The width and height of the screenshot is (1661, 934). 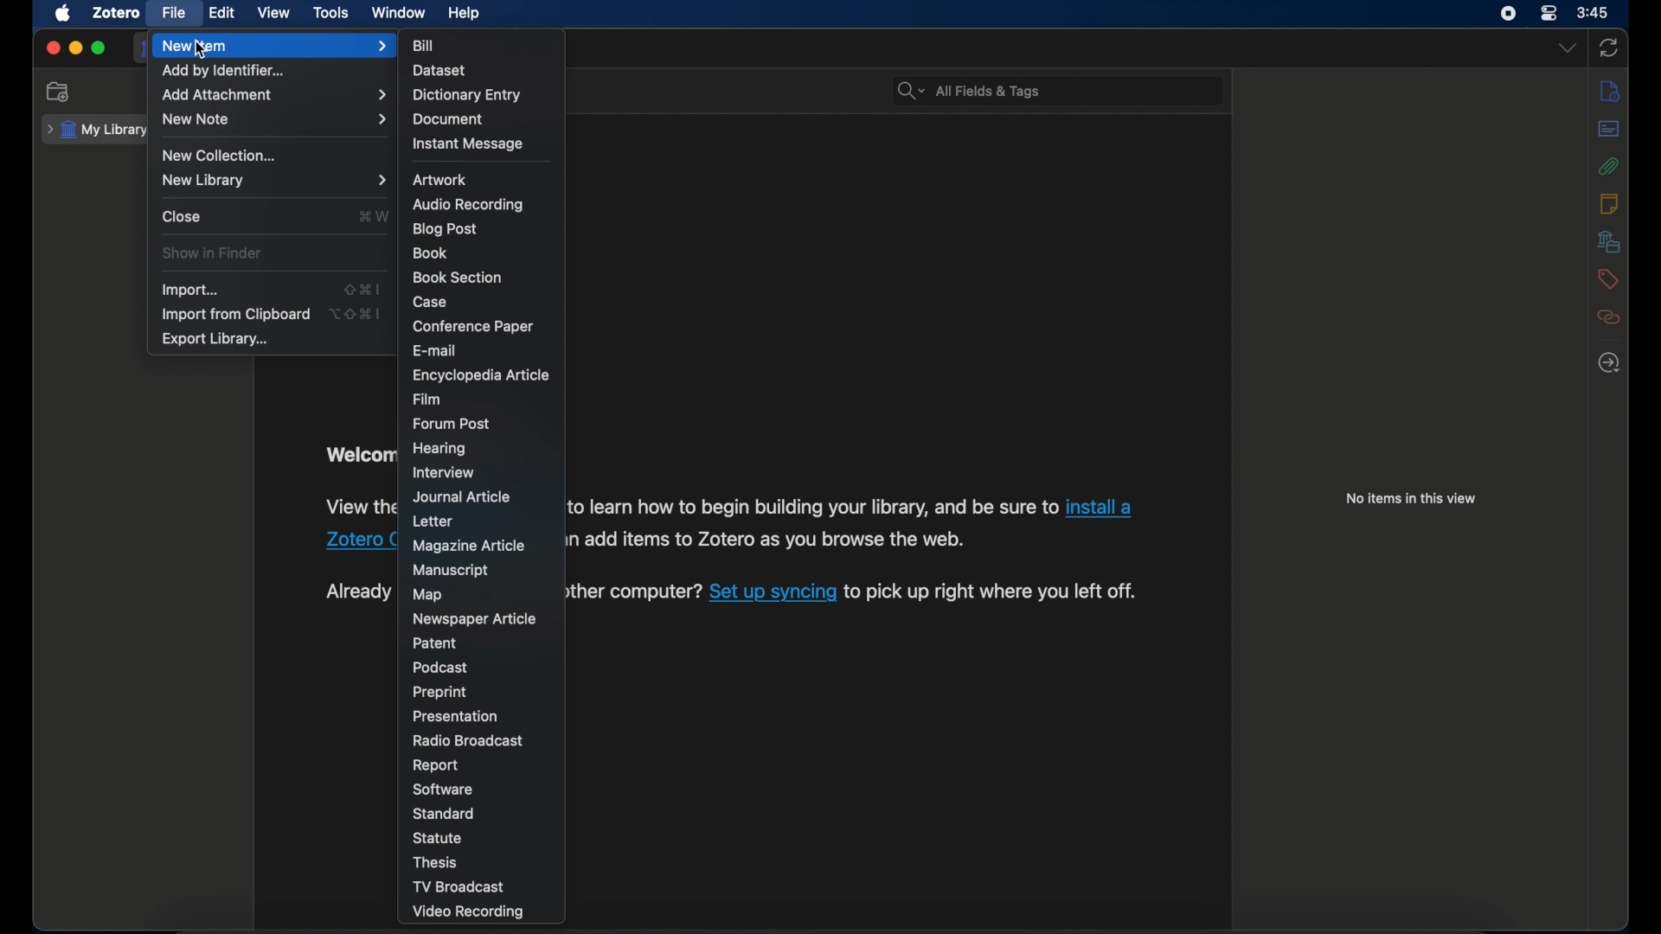 What do you see at coordinates (446, 474) in the screenshot?
I see `interview` at bounding box center [446, 474].